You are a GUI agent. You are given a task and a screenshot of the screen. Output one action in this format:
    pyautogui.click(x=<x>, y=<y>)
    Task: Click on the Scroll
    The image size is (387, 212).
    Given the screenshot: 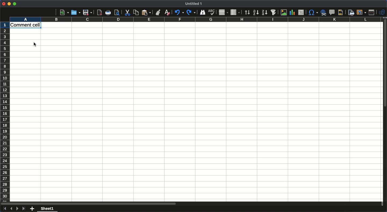 What is the action you would take?
    pyautogui.click(x=385, y=108)
    